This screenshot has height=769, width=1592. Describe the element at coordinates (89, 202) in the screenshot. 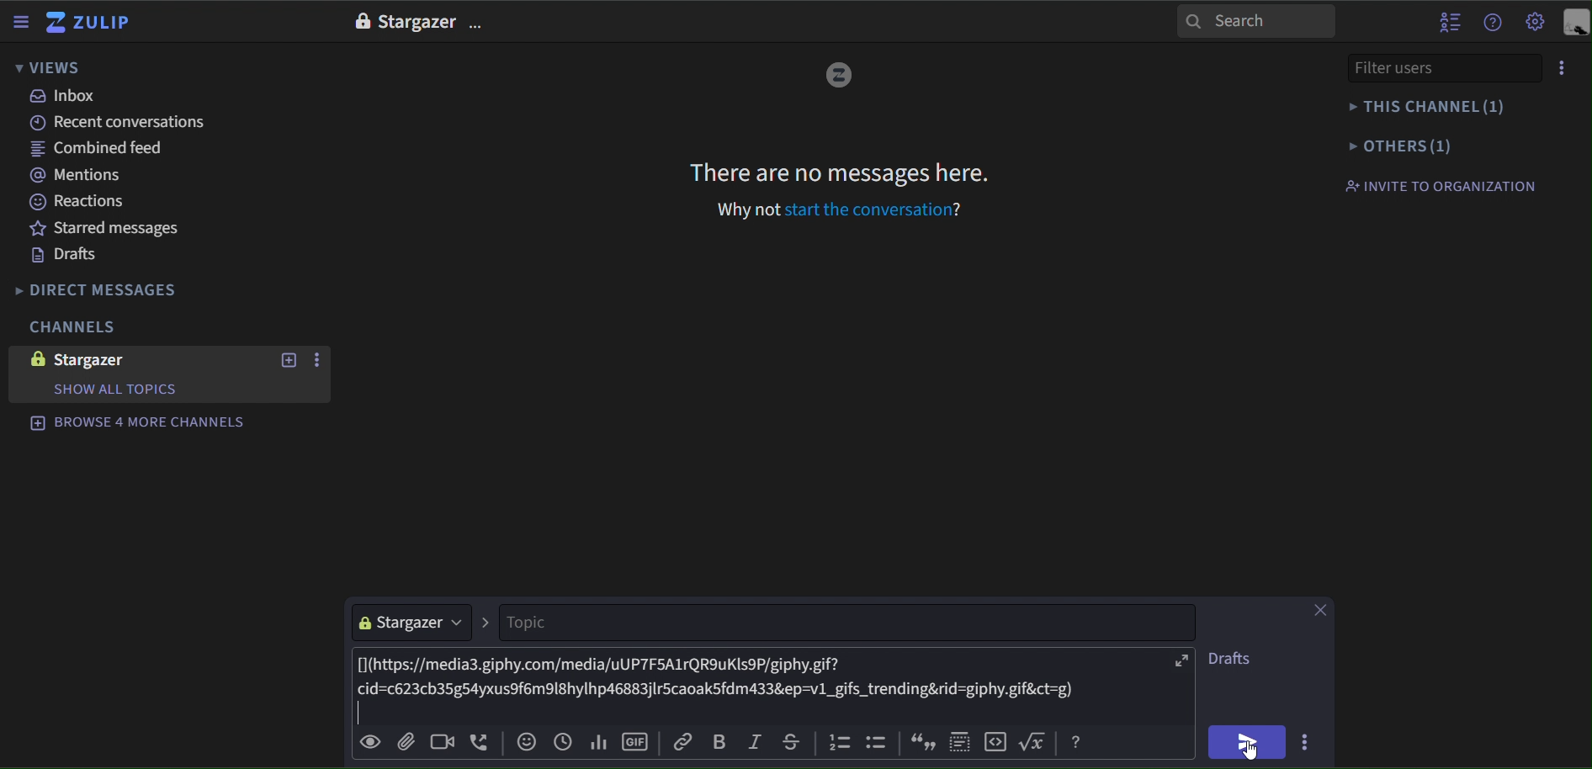

I see `reactions` at that location.